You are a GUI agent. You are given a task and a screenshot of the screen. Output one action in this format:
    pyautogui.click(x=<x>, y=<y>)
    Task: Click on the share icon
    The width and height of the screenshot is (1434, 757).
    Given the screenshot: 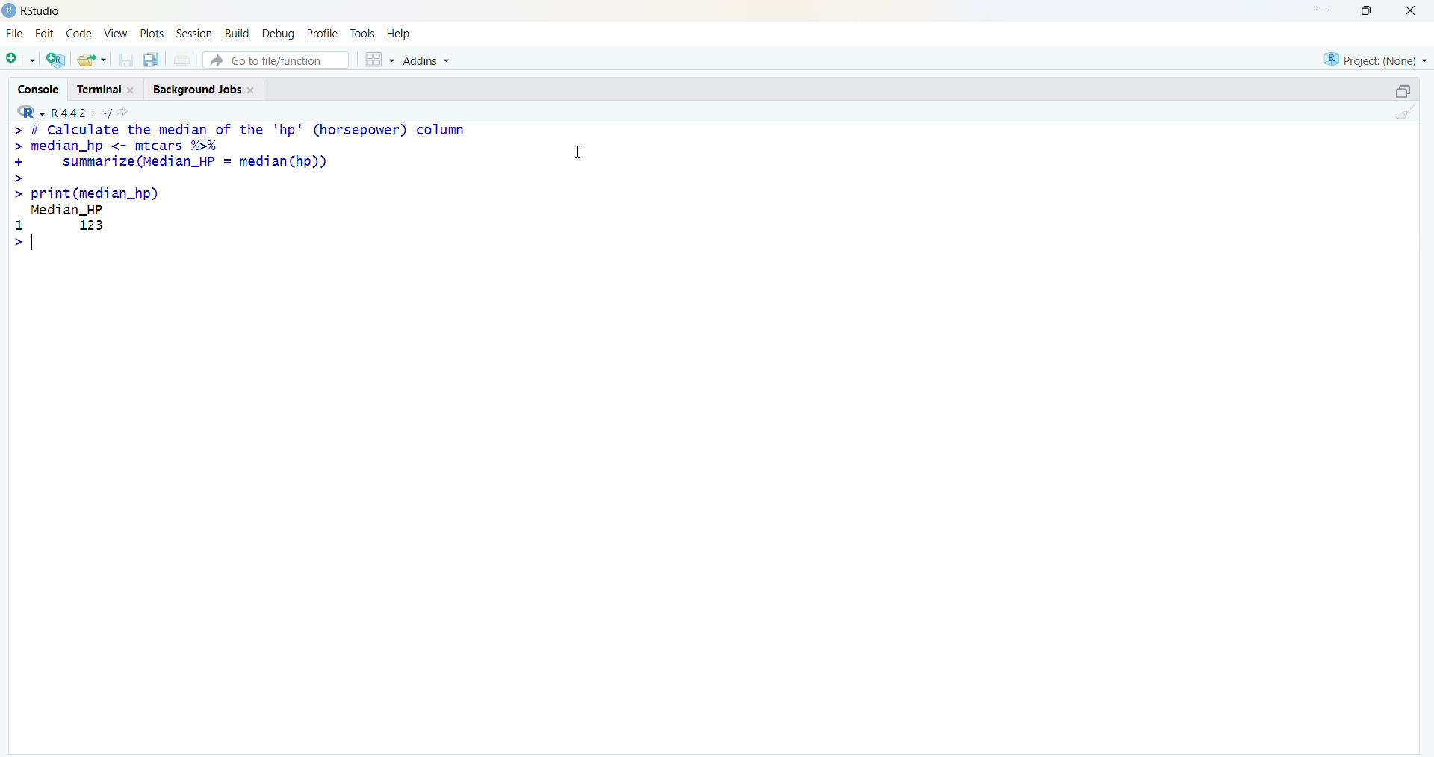 What is the action you would take?
    pyautogui.click(x=122, y=113)
    